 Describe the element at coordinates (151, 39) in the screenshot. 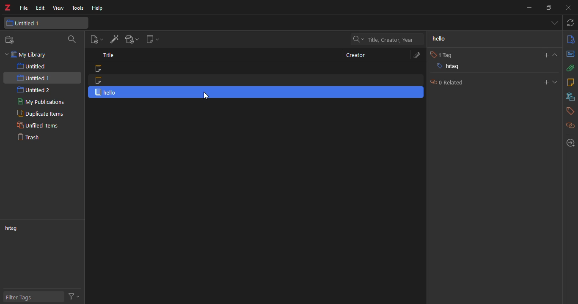

I see `new note` at that location.